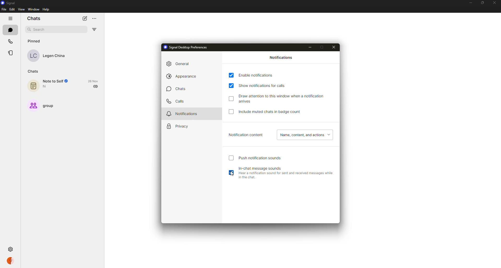 The width and height of the screenshot is (501, 268). Describe the element at coordinates (10, 3) in the screenshot. I see `signal` at that location.